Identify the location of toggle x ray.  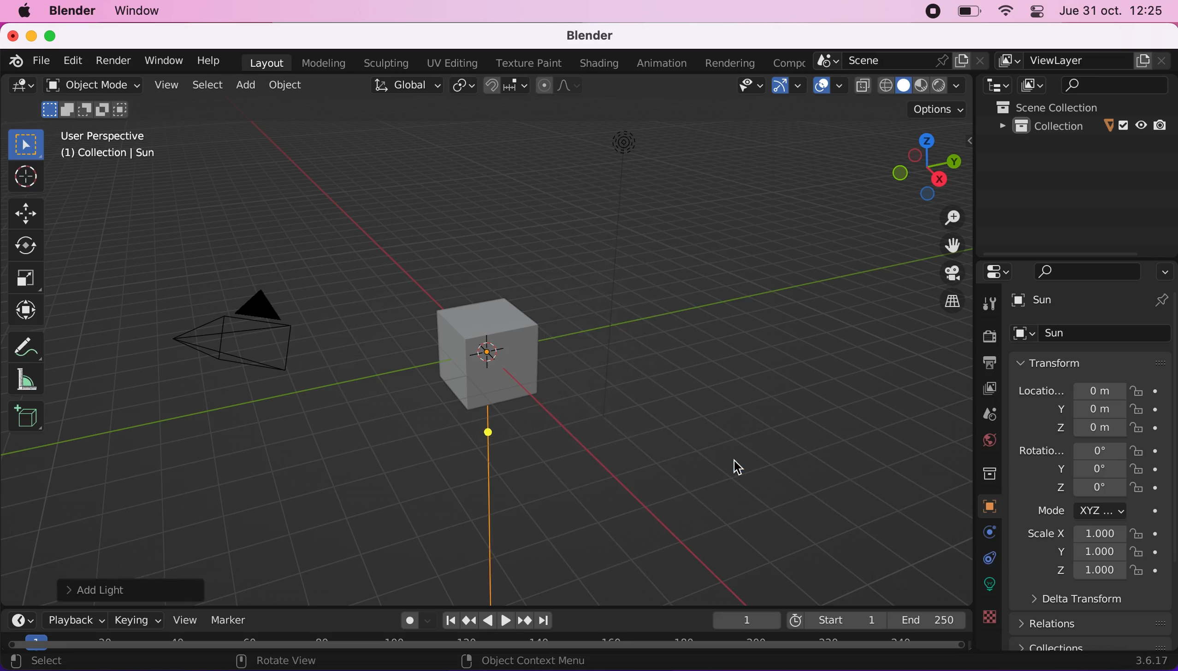
(862, 85).